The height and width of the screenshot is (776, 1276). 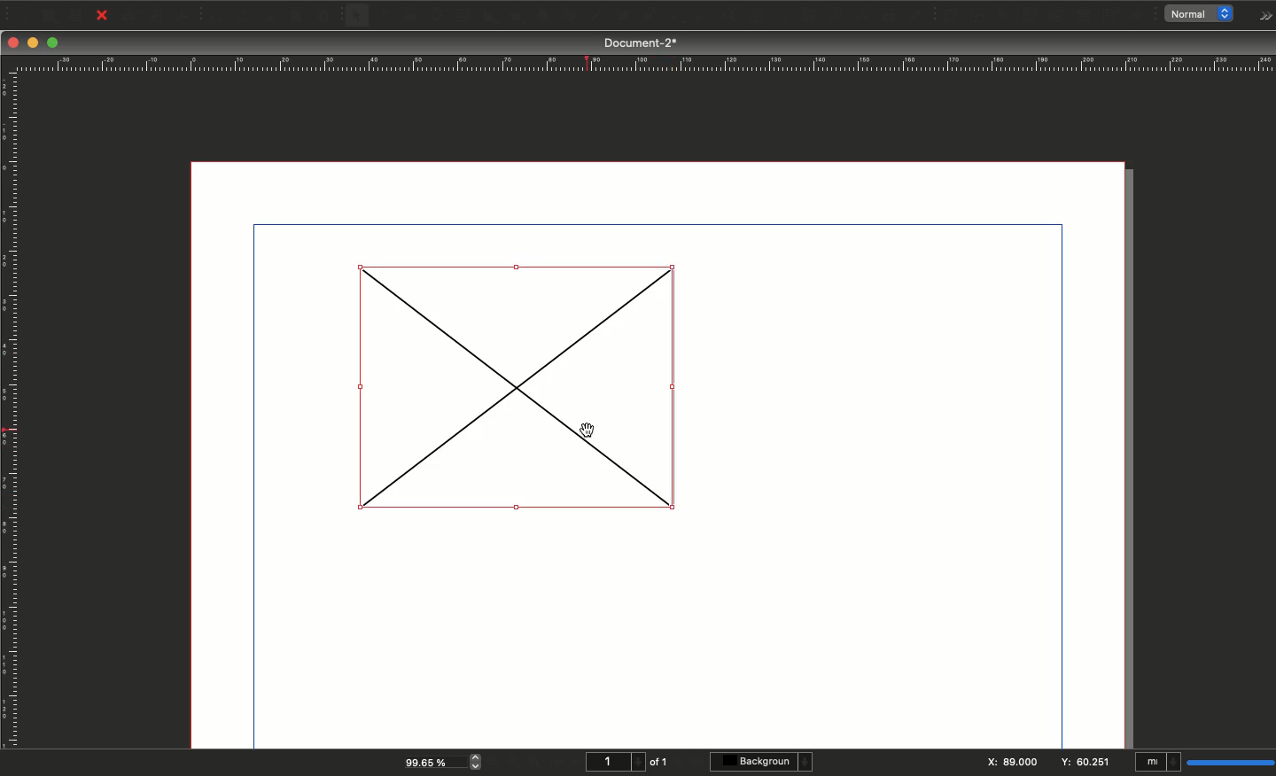 I want to click on Background, so click(x=764, y=762).